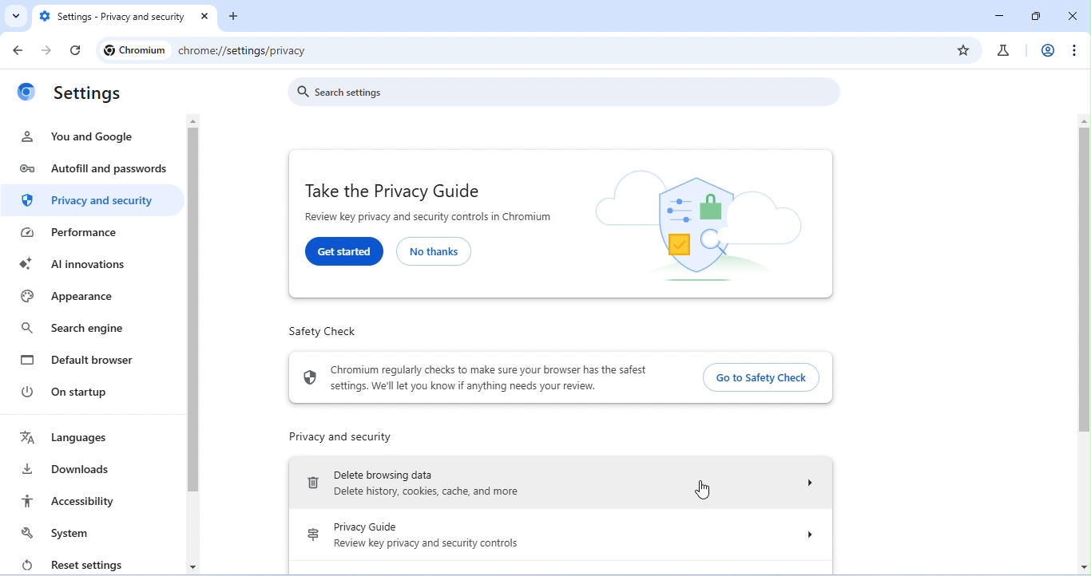  What do you see at coordinates (1073, 50) in the screenshot?
I see `customize and control chromium` at bounding box center [1073, 50].